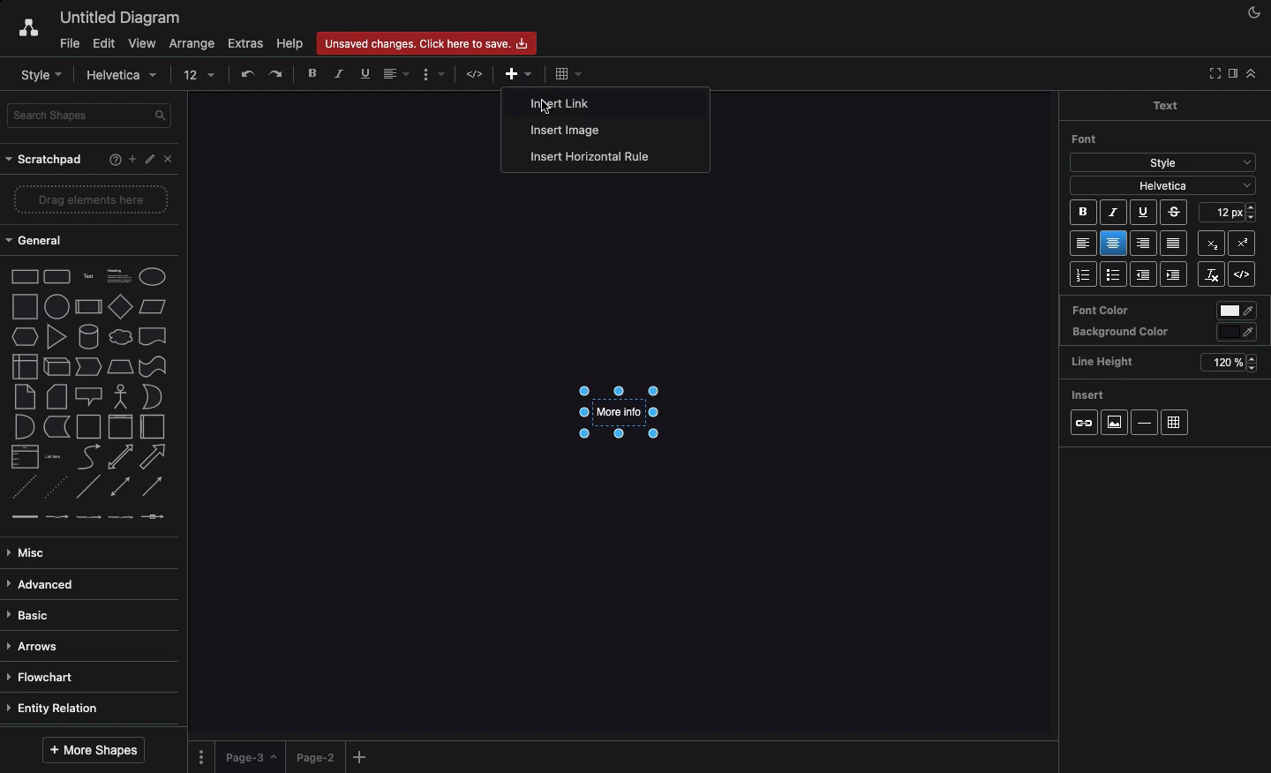 The height and width of the screenshot is (773, 1271). I want to click on cube, so click(56, 367).